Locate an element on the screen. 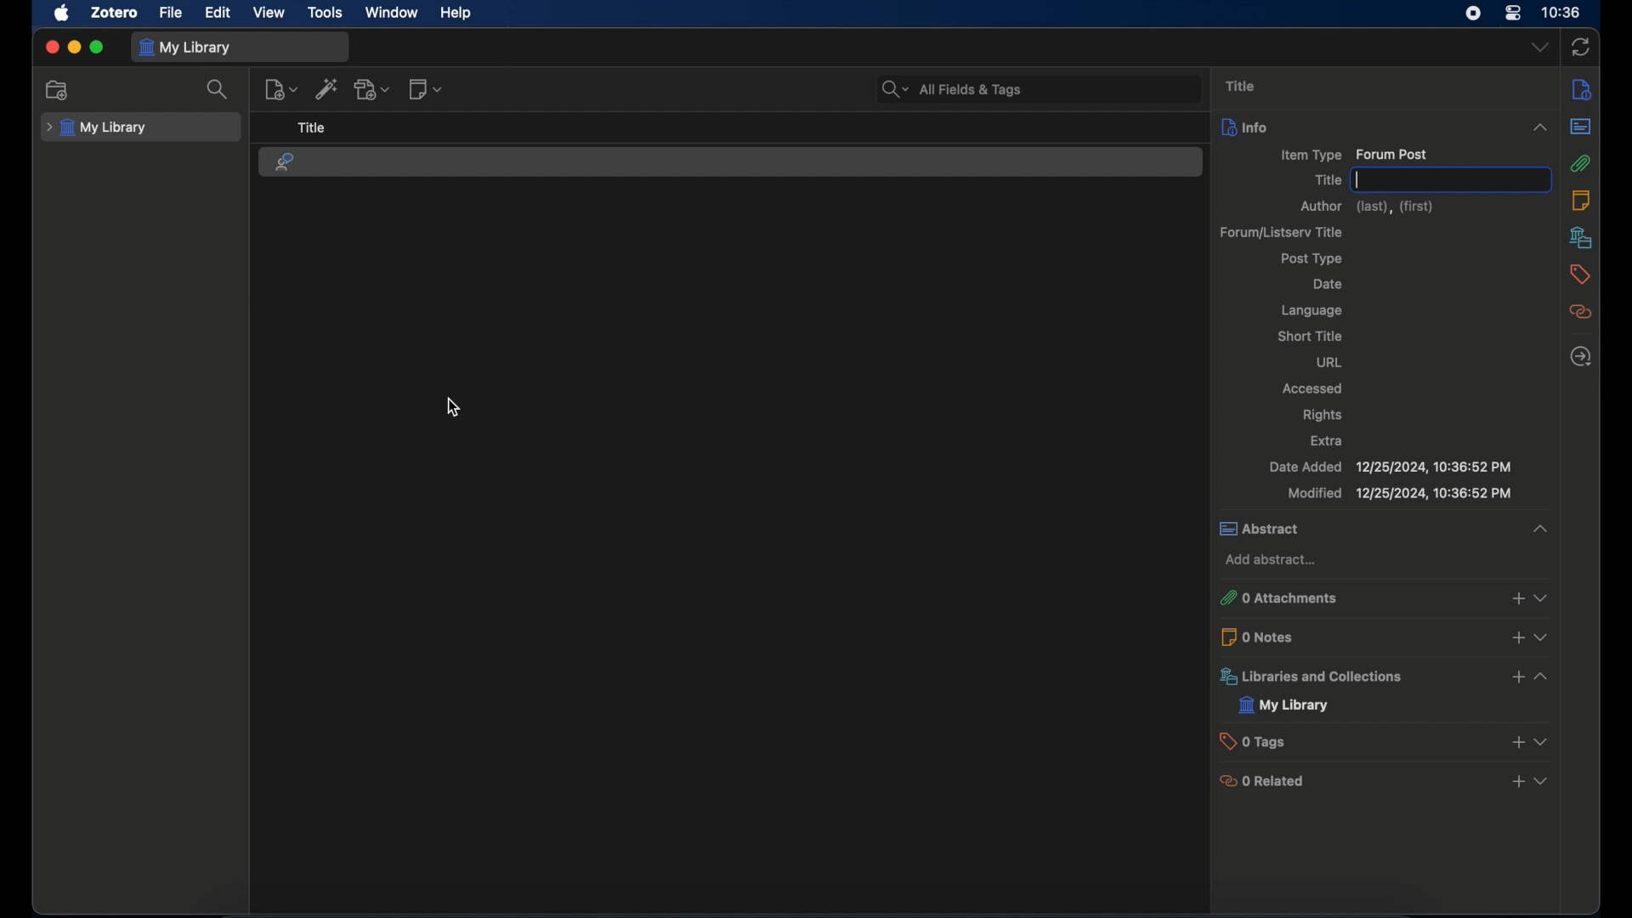  search is located at coordinates (218, 91).